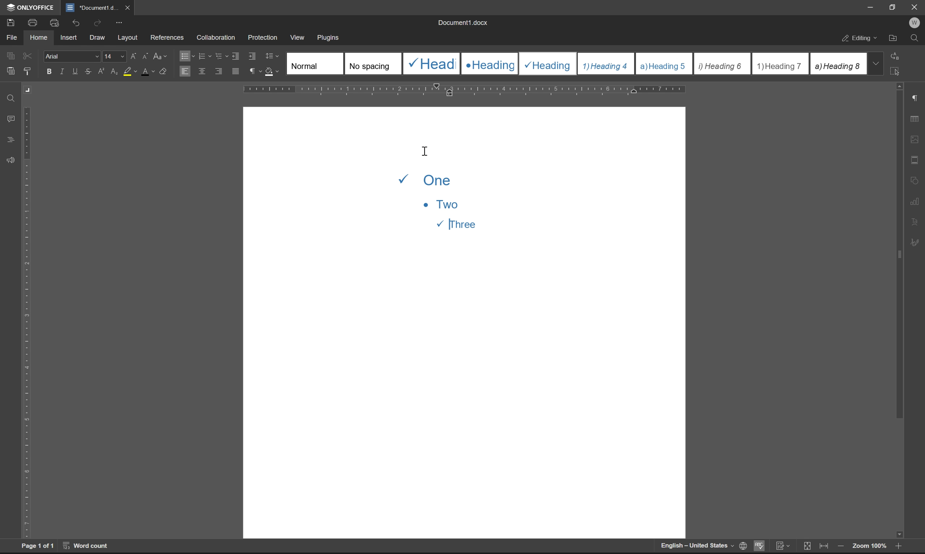 The height and width of the screenshot is (554, 925). Describe the element at coordinates (133, 55) in the screenshot. I see `increment font case` at that location.